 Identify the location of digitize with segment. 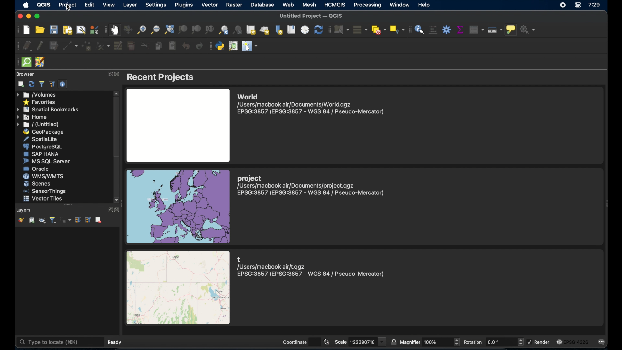
(70, 46).